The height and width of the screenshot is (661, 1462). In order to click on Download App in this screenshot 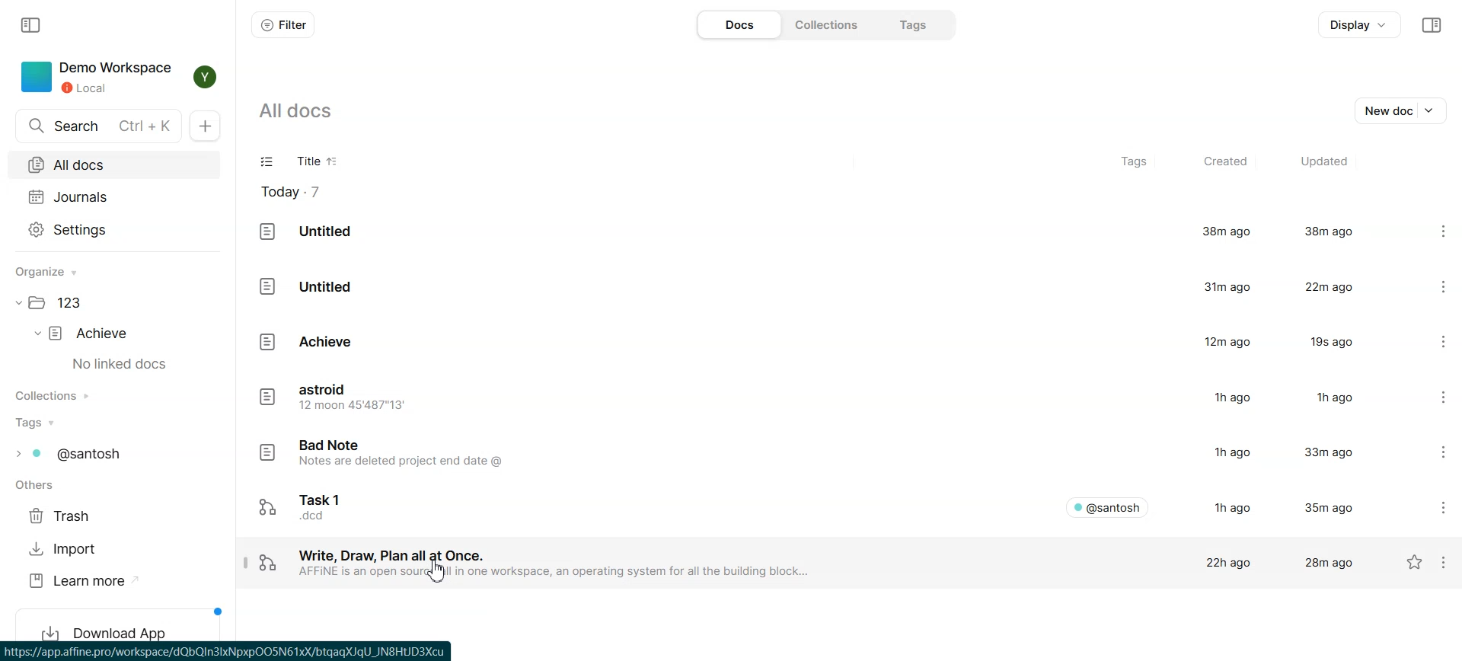, I will do `click(122, 621)`.